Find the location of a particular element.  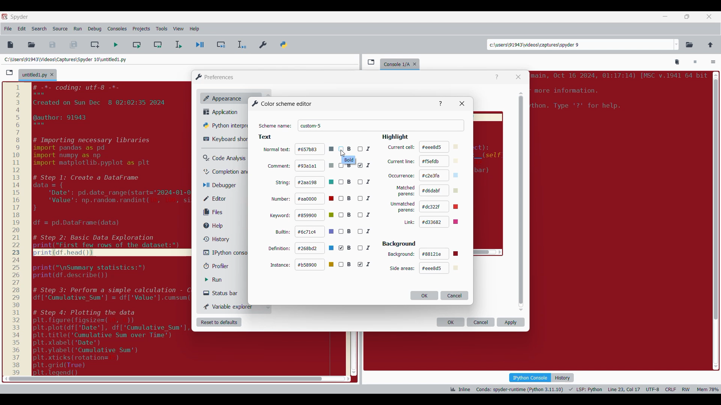

View menu is located at coordinates (178, 29).